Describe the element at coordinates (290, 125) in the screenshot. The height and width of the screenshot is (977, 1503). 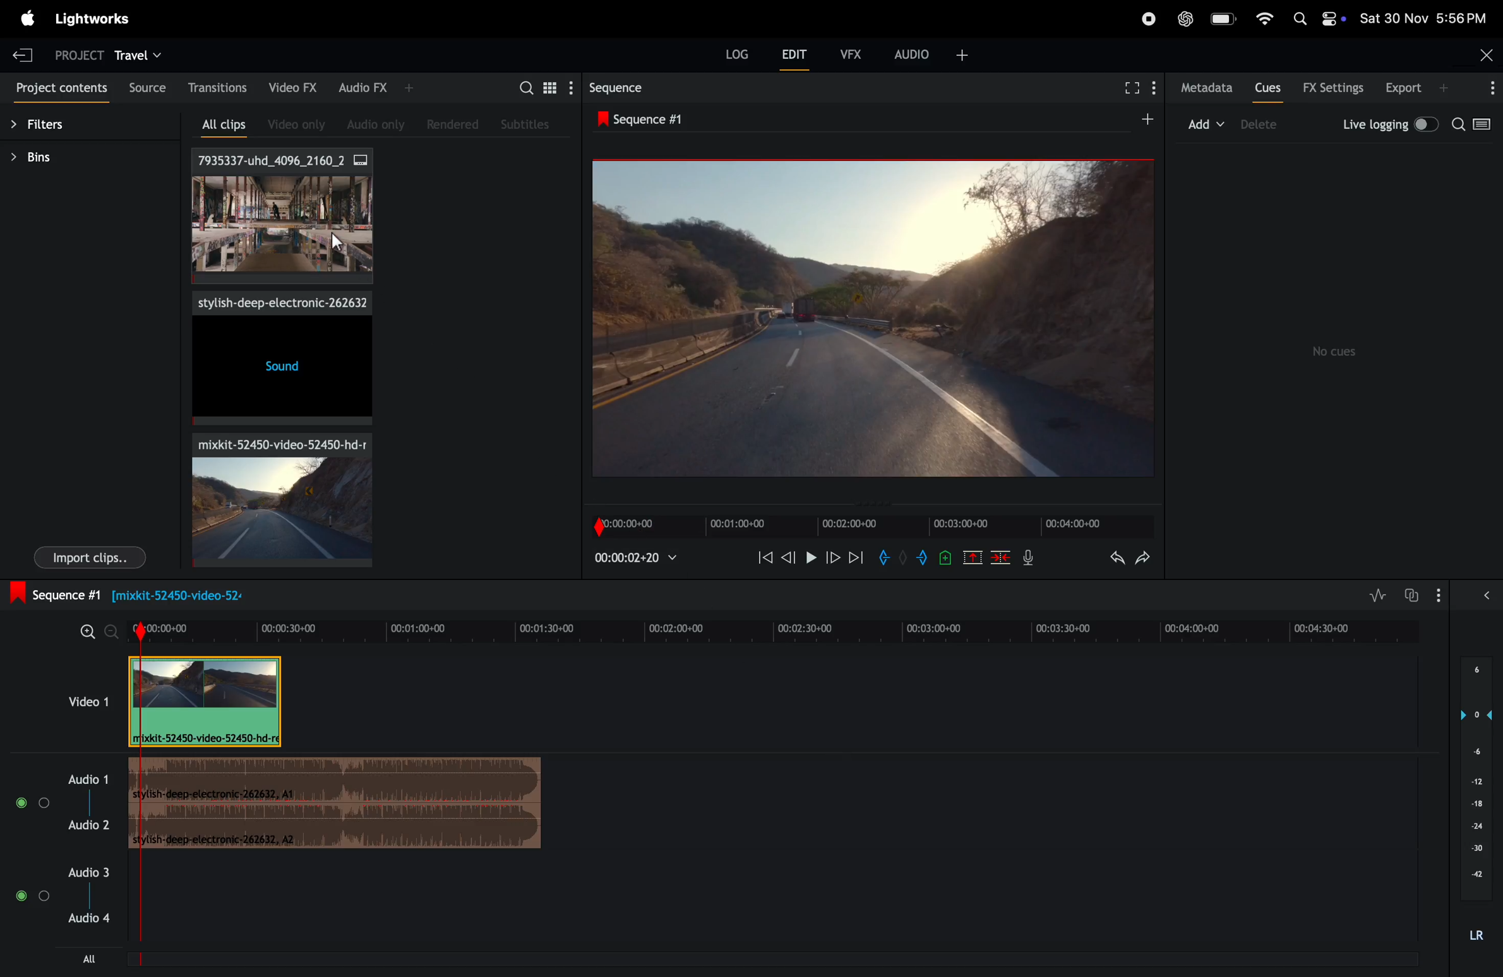
I see `video only` at that location.